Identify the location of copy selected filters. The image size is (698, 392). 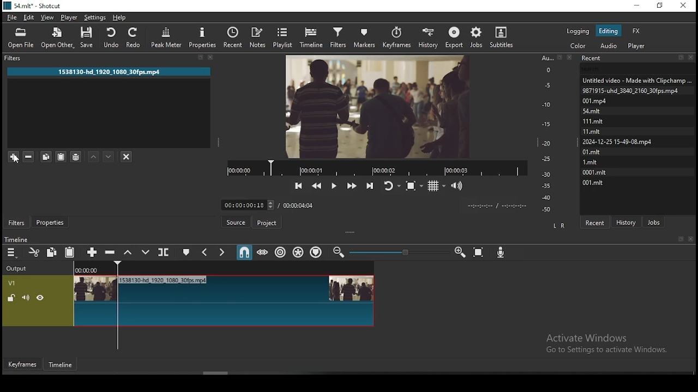
(47, 157).